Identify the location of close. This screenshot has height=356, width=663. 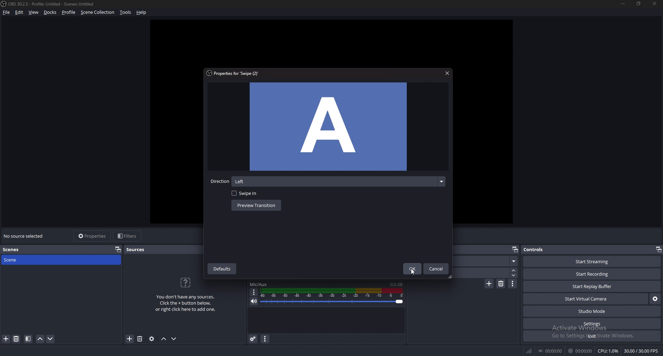
(654, 4).